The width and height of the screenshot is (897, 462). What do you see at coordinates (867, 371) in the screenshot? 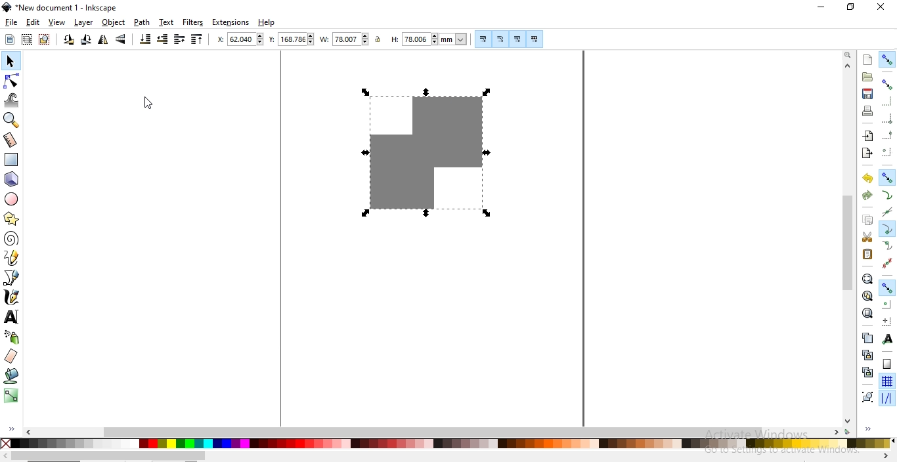
I see `cut the selected clones` at bounding box center [867, 371].